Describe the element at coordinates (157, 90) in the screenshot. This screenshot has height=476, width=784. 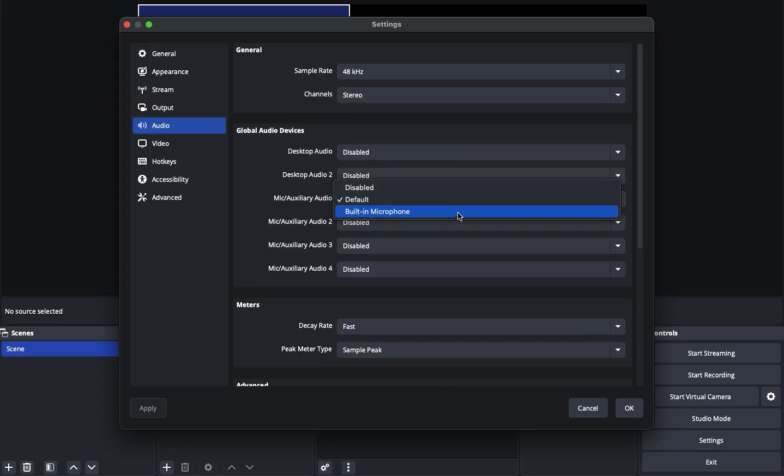
I see `Stream` at that location.